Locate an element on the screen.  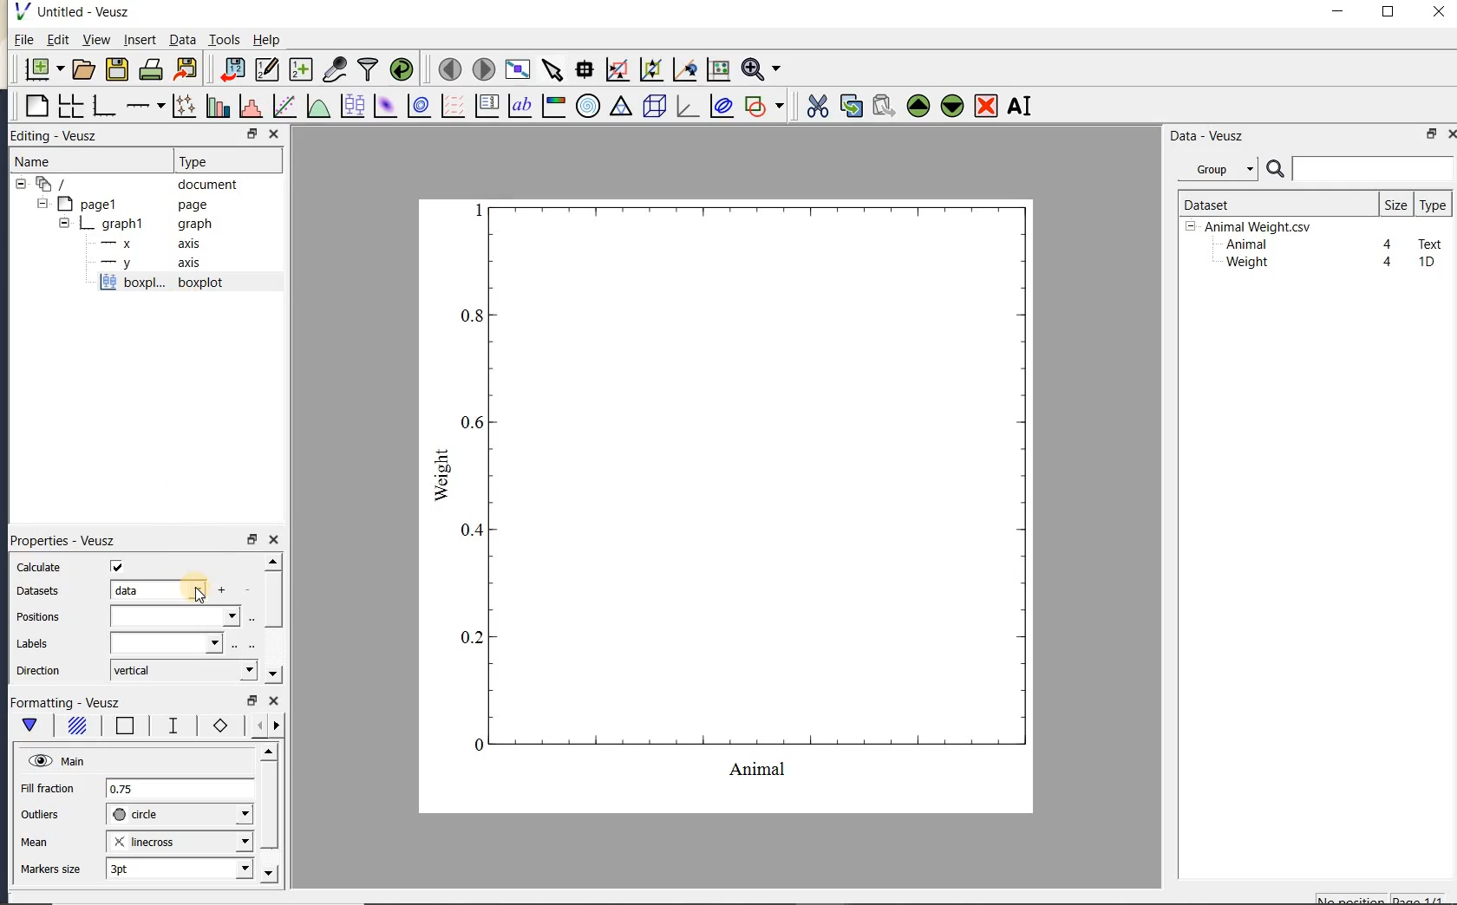
text label is located at coordinates (519, 107).